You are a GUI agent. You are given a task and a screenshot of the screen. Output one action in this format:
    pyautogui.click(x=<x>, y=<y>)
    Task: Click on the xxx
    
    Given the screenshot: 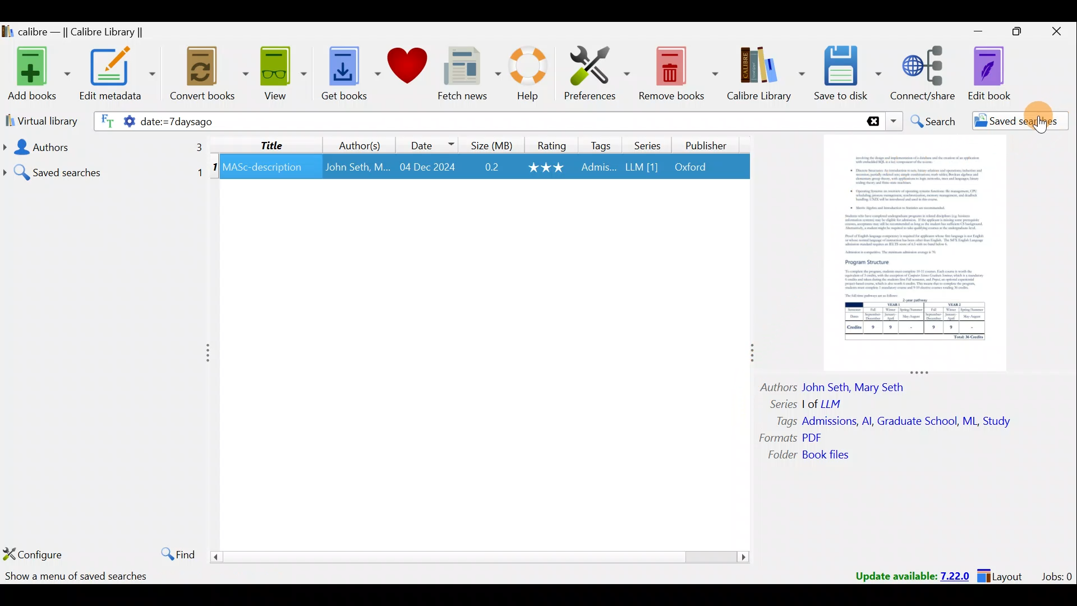 What is the action you would take?
    pyautogui.click(x=547, y=167)
    